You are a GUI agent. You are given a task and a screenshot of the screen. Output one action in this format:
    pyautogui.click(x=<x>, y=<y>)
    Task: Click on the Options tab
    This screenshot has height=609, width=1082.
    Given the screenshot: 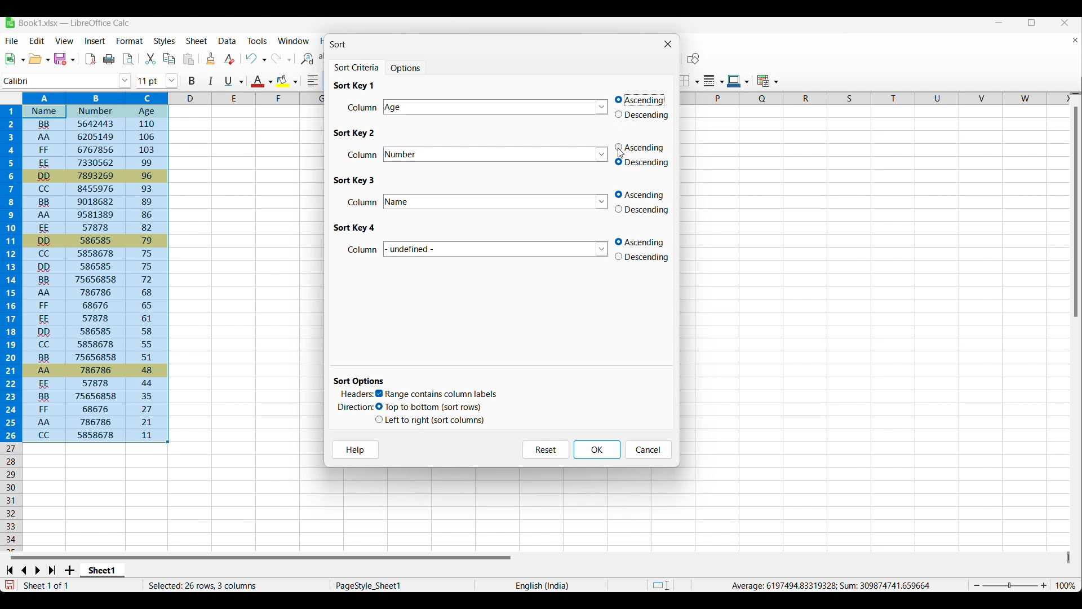 What is the action you would take?
    pyautogui.click(x=406, y=67)
    